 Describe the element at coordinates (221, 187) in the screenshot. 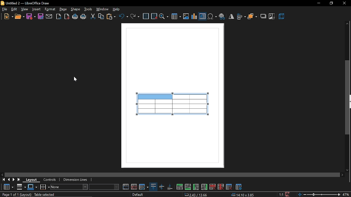

I see `delete column` at that location.